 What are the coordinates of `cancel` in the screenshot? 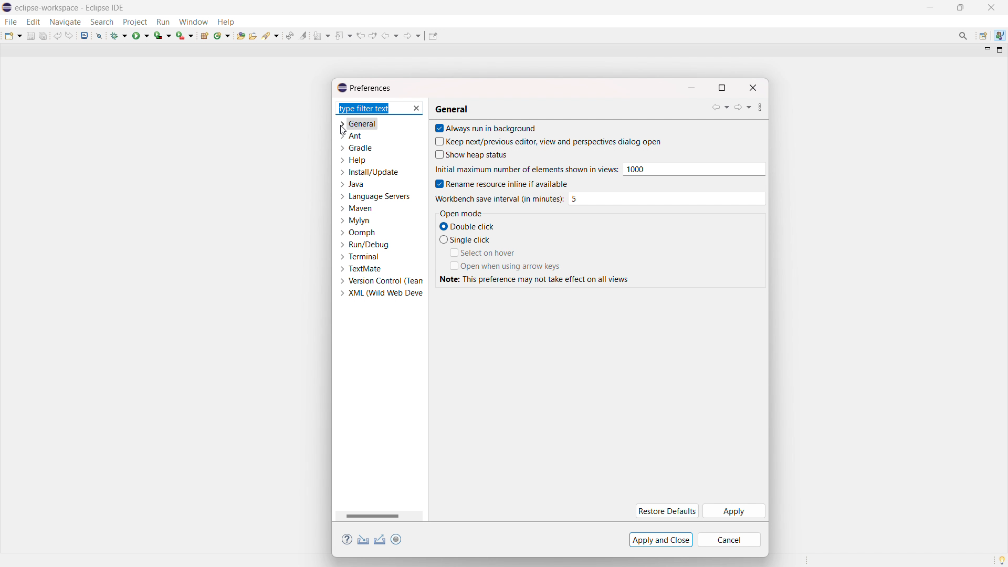 It's located at (729, 540).